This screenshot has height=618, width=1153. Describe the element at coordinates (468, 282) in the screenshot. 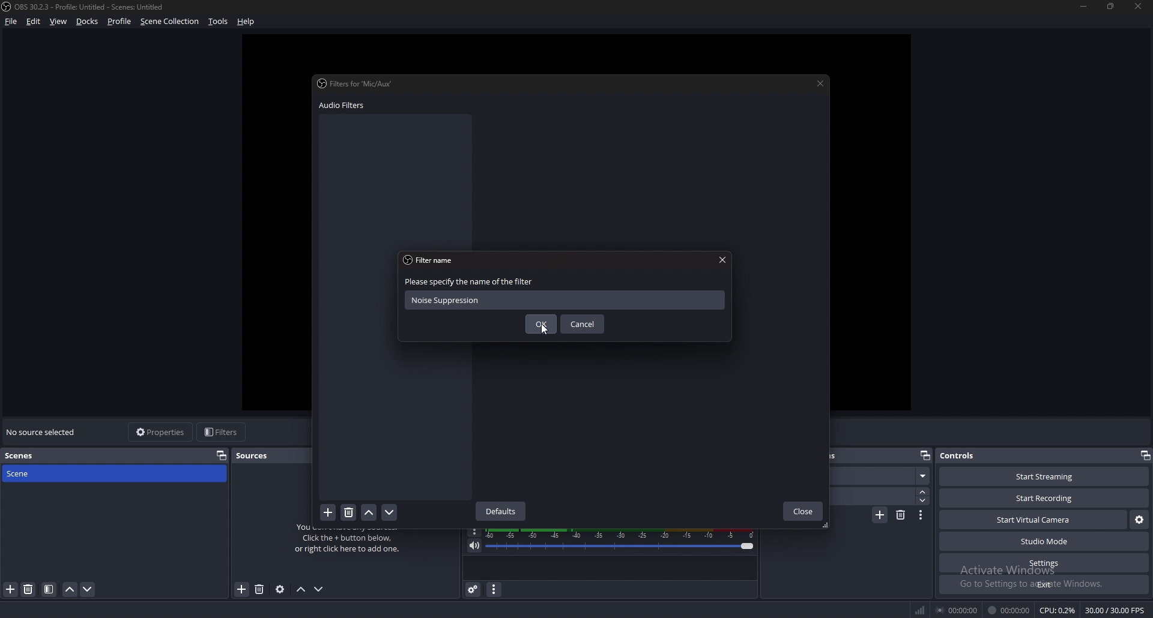

I see `please spceify the name of the filter` at that location.